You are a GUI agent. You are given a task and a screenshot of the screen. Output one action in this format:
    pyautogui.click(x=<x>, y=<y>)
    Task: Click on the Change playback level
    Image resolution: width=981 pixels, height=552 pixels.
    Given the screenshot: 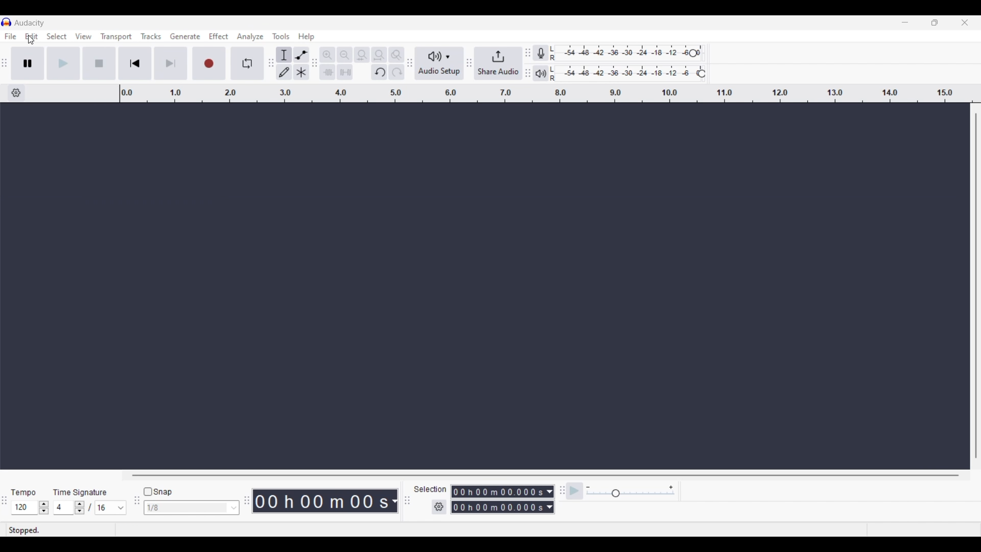 What is the action you would take?
    pyautogui.click(x=702, y=74)
    